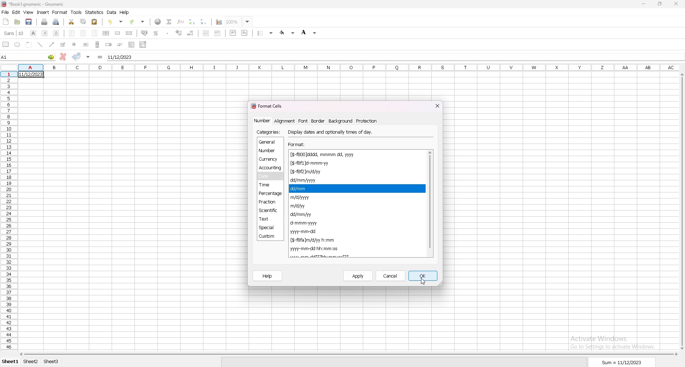 Image resolution: width=685 pixels, height=367 pixels. Describe the element at coordinates (34, 5) in the screenshot. I see `file name` at that location.